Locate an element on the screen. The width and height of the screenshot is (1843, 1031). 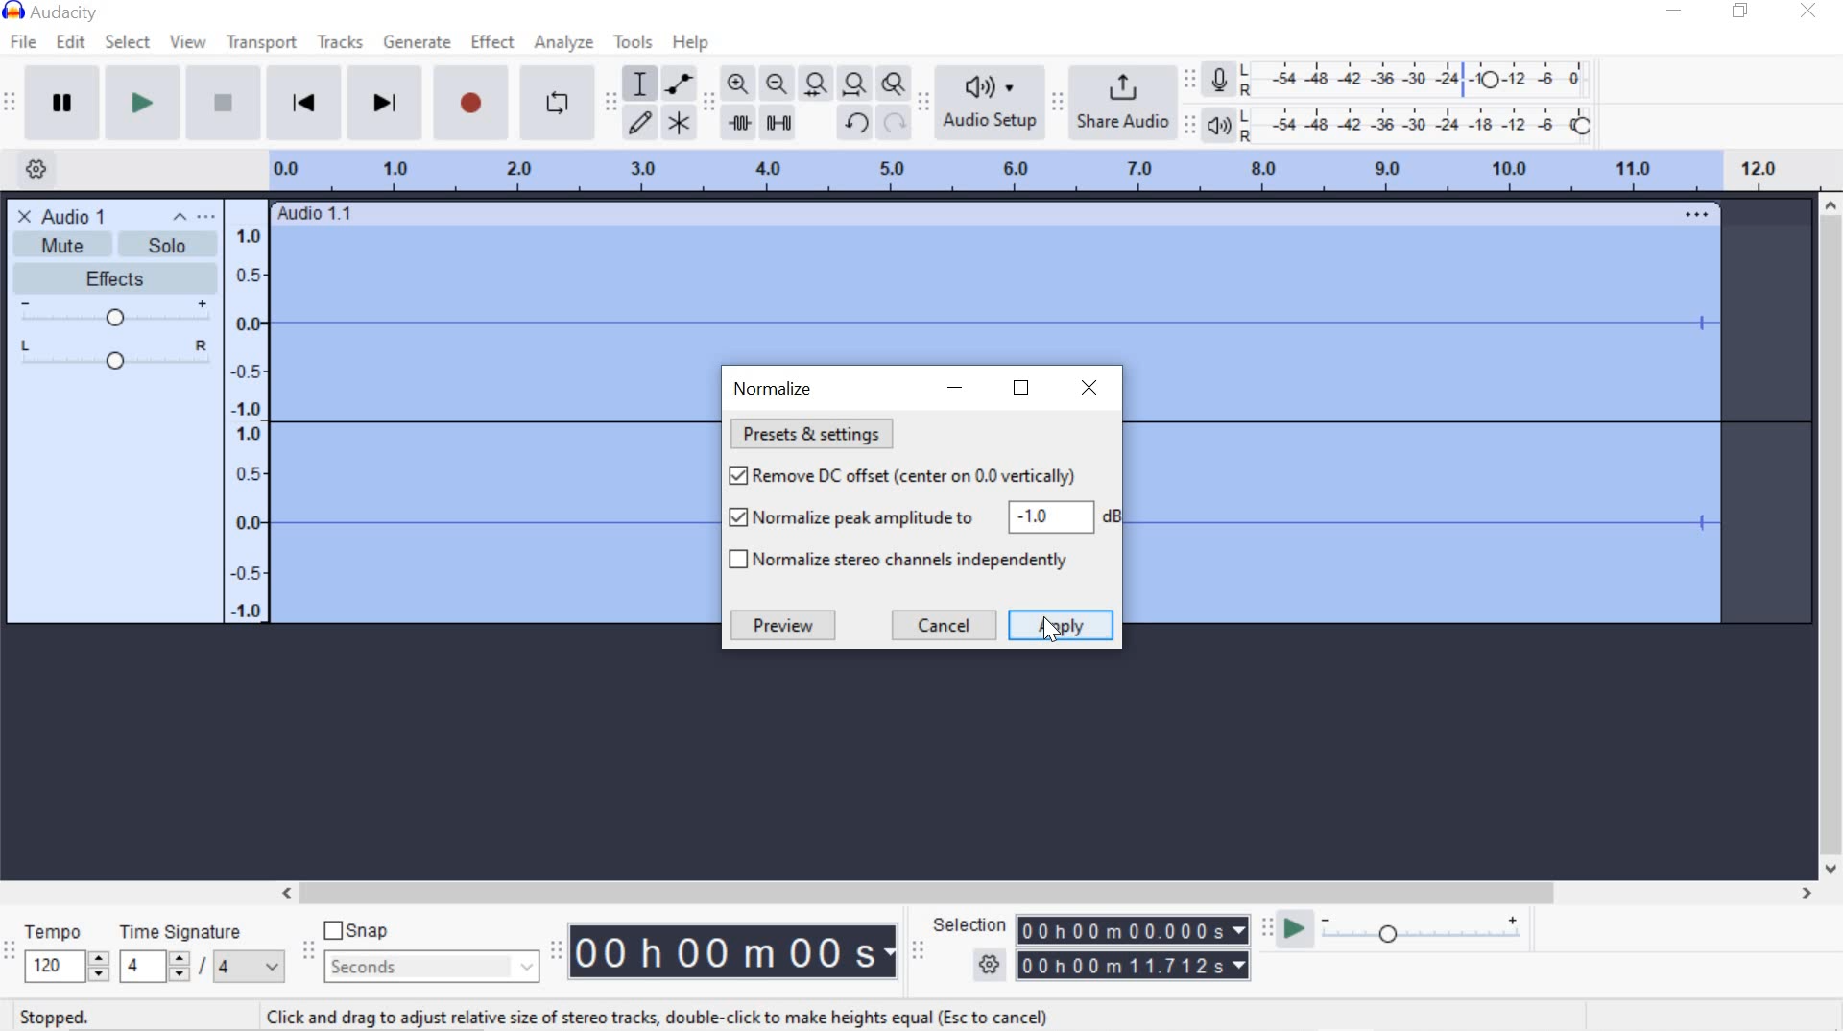
Playback meter toolbar is located at coordinates (1193, 123).